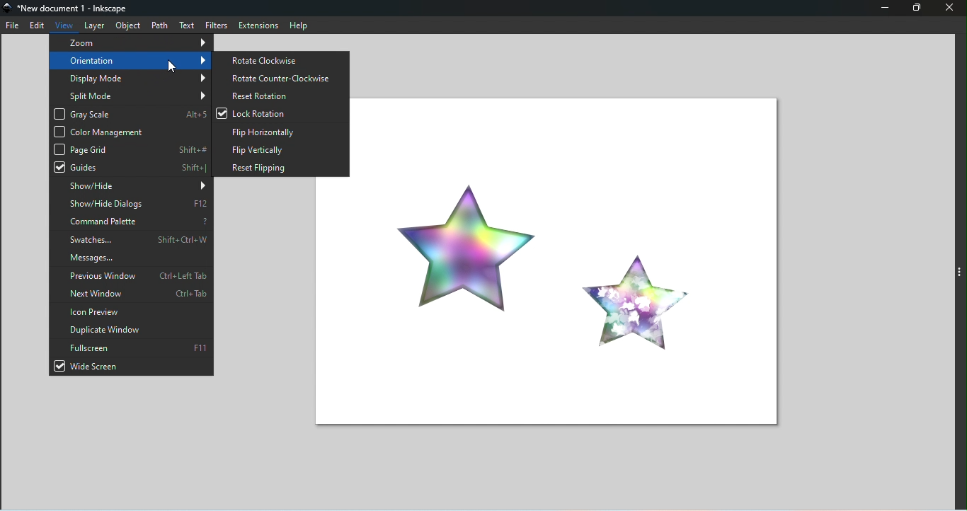 This screenshot has height=511, width=967. I want to click on Path, so click(160, 25).